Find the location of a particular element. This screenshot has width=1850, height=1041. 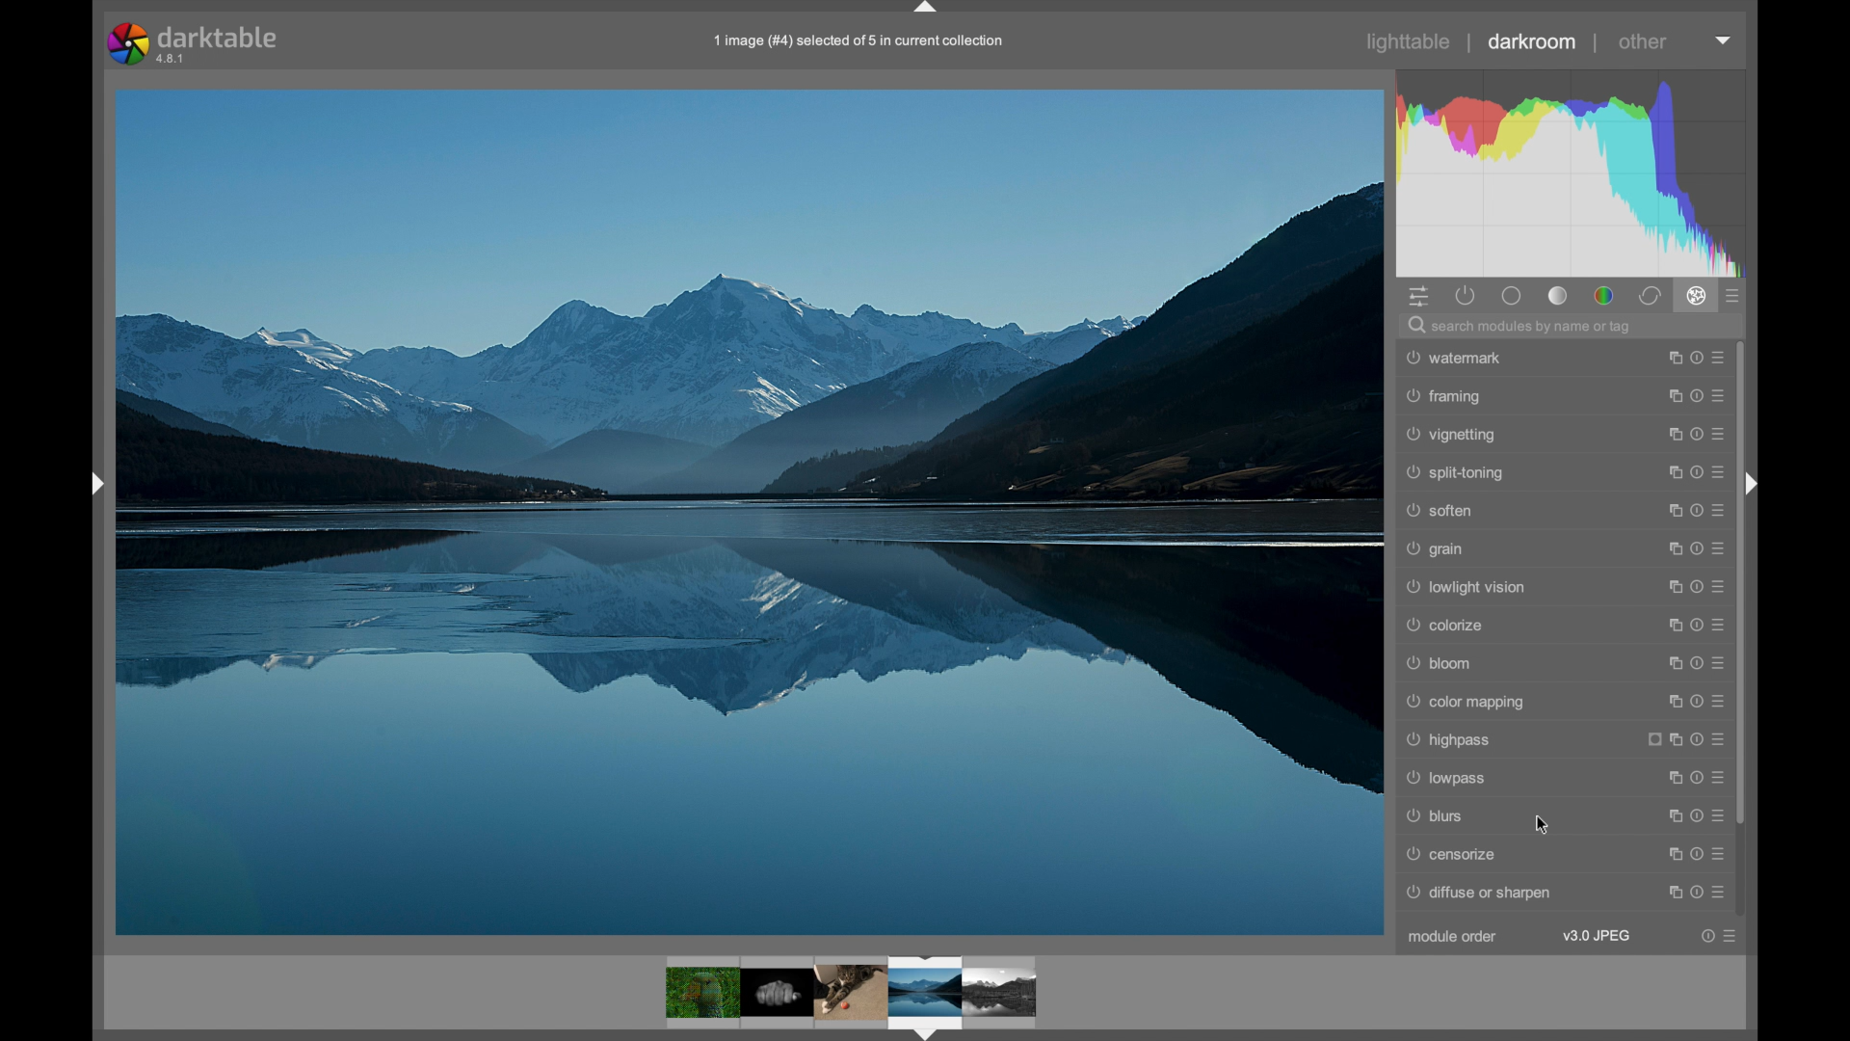

help is located at coordinates (1694, 854).